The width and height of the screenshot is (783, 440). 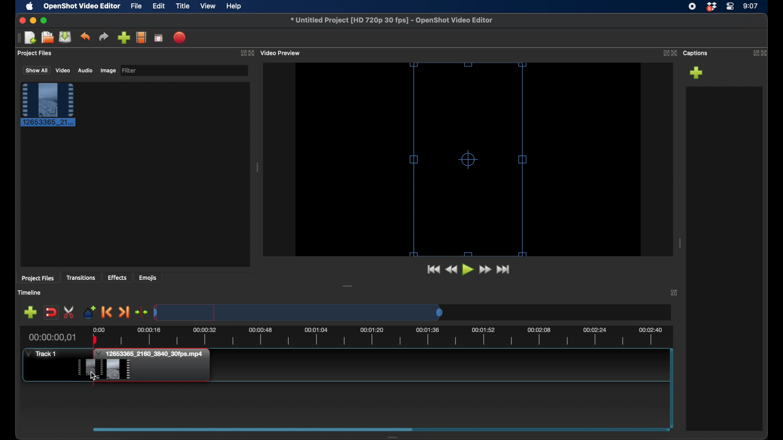 What do you see at coordinates (104, 37) in the screenshot?
I see `redo` at bounding box center [104, 37].